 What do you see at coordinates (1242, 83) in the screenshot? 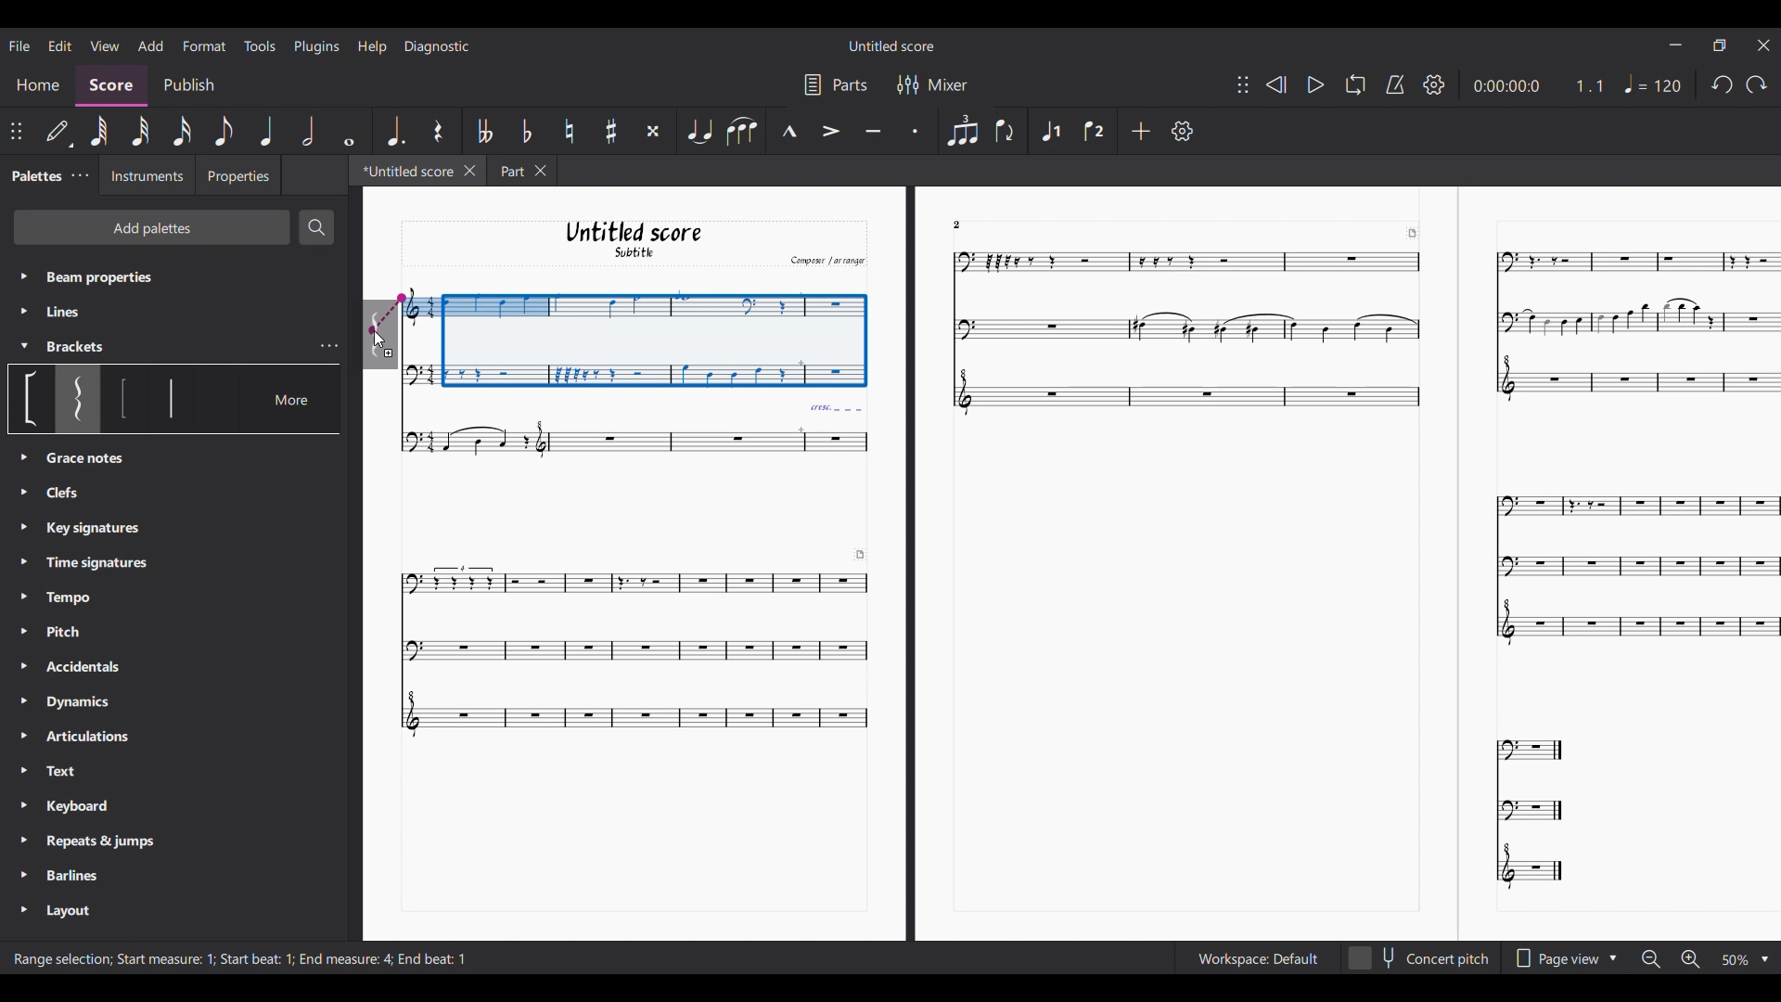
I see `Change position` at bounding box center [1242, 83].